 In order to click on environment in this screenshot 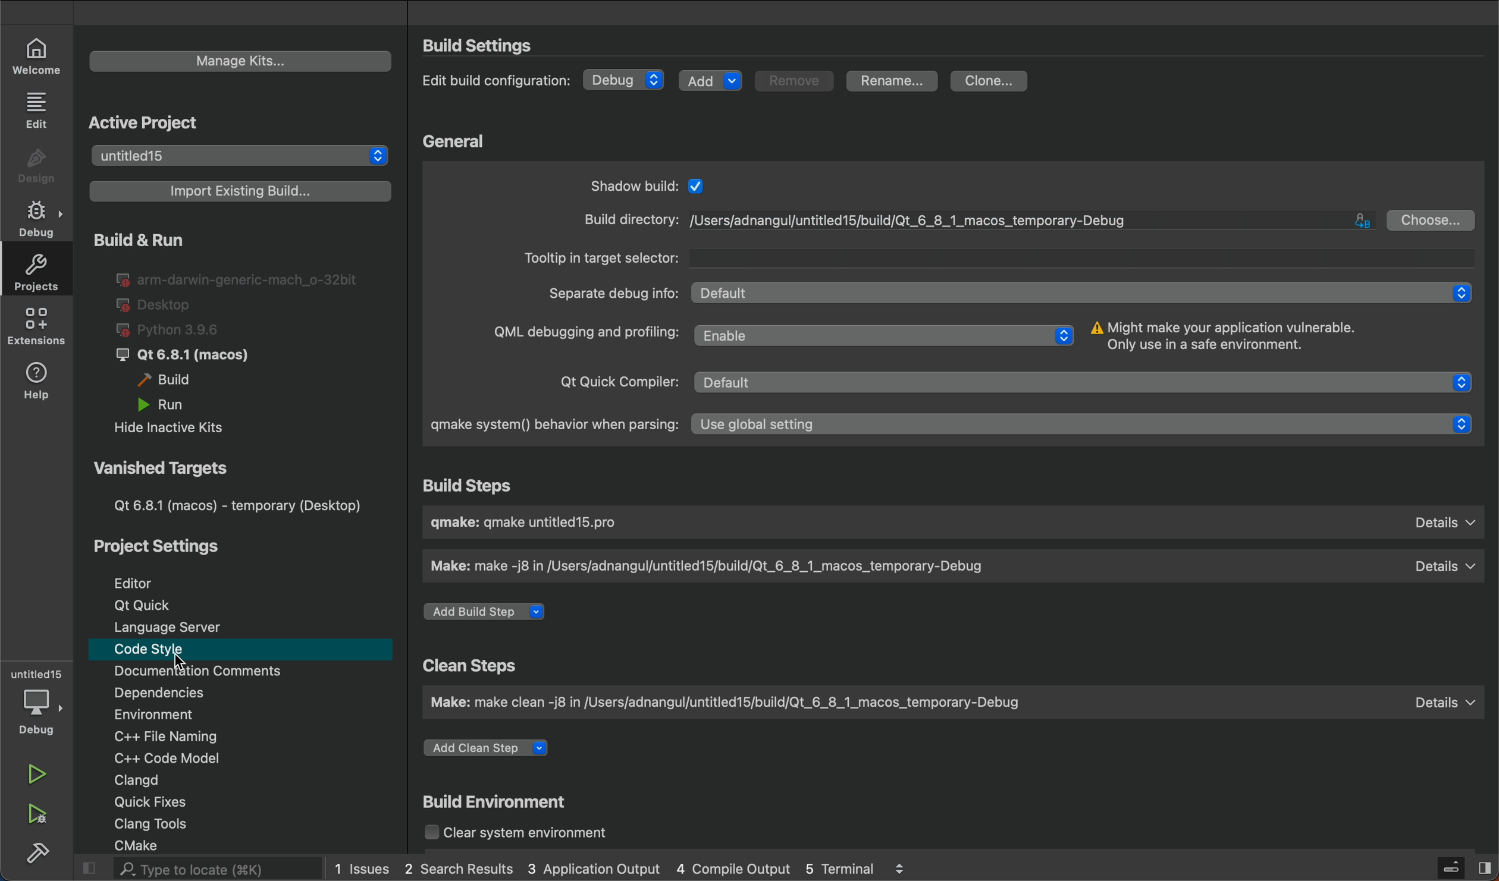, I will do `click(181, 713)`.